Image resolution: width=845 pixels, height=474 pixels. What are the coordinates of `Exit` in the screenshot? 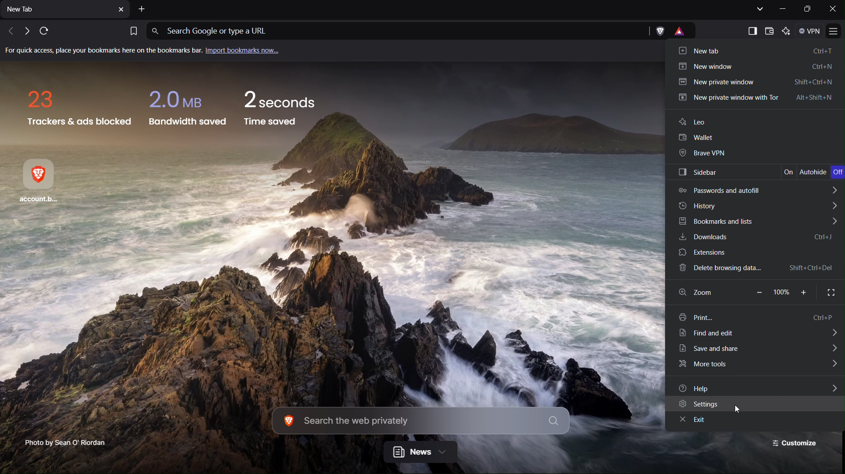 It's located at (756, 422).